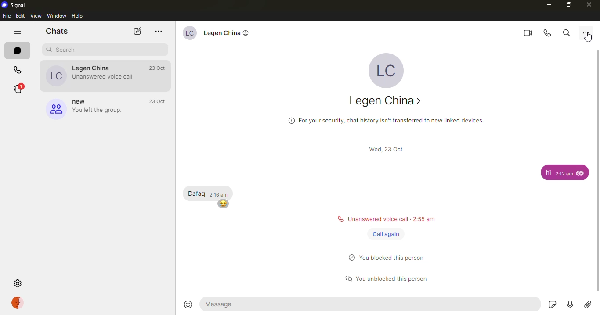  I want to click on contact, so click(90, 75).